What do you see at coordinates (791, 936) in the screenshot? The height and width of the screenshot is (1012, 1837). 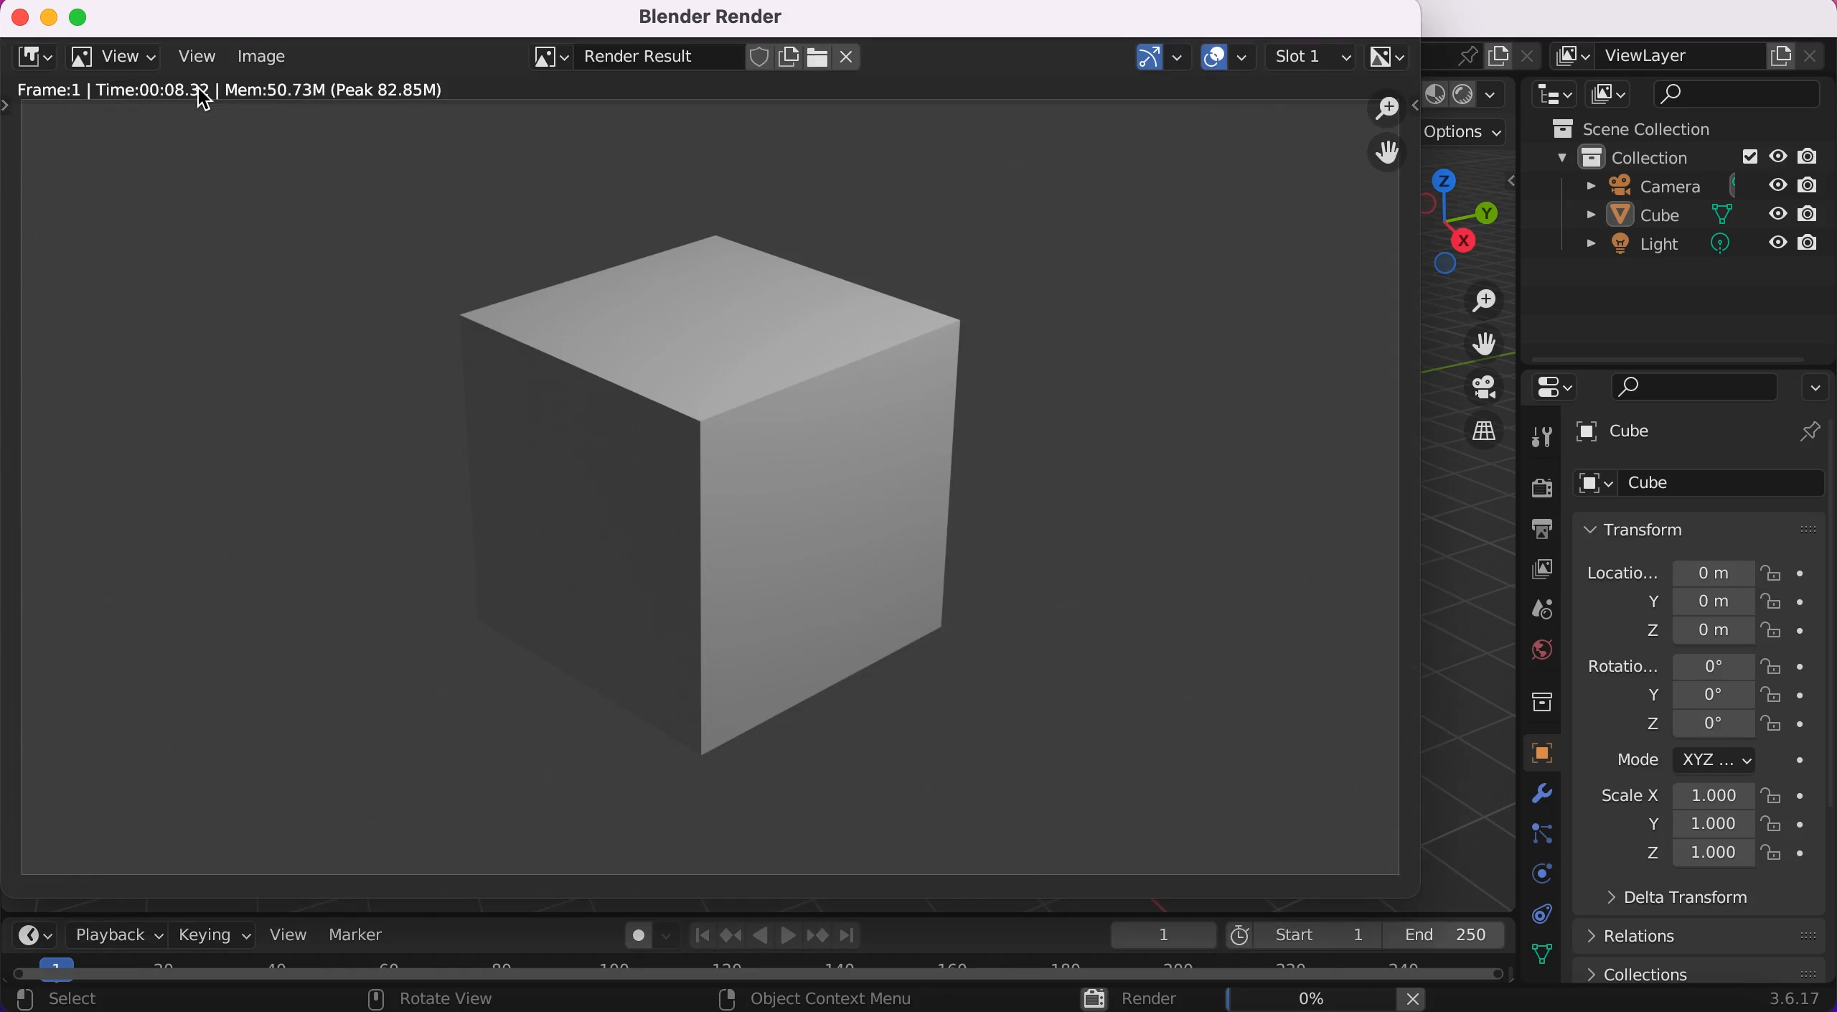 I see `Play animation` at bounding box center [791, 936].